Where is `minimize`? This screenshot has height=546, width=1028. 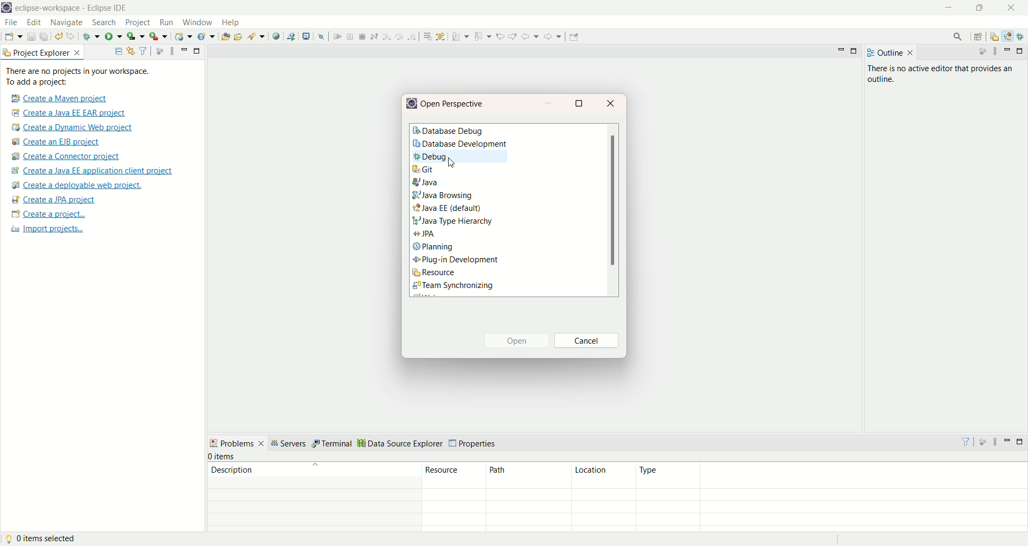 minimize is located at coordinates (1008, 50).